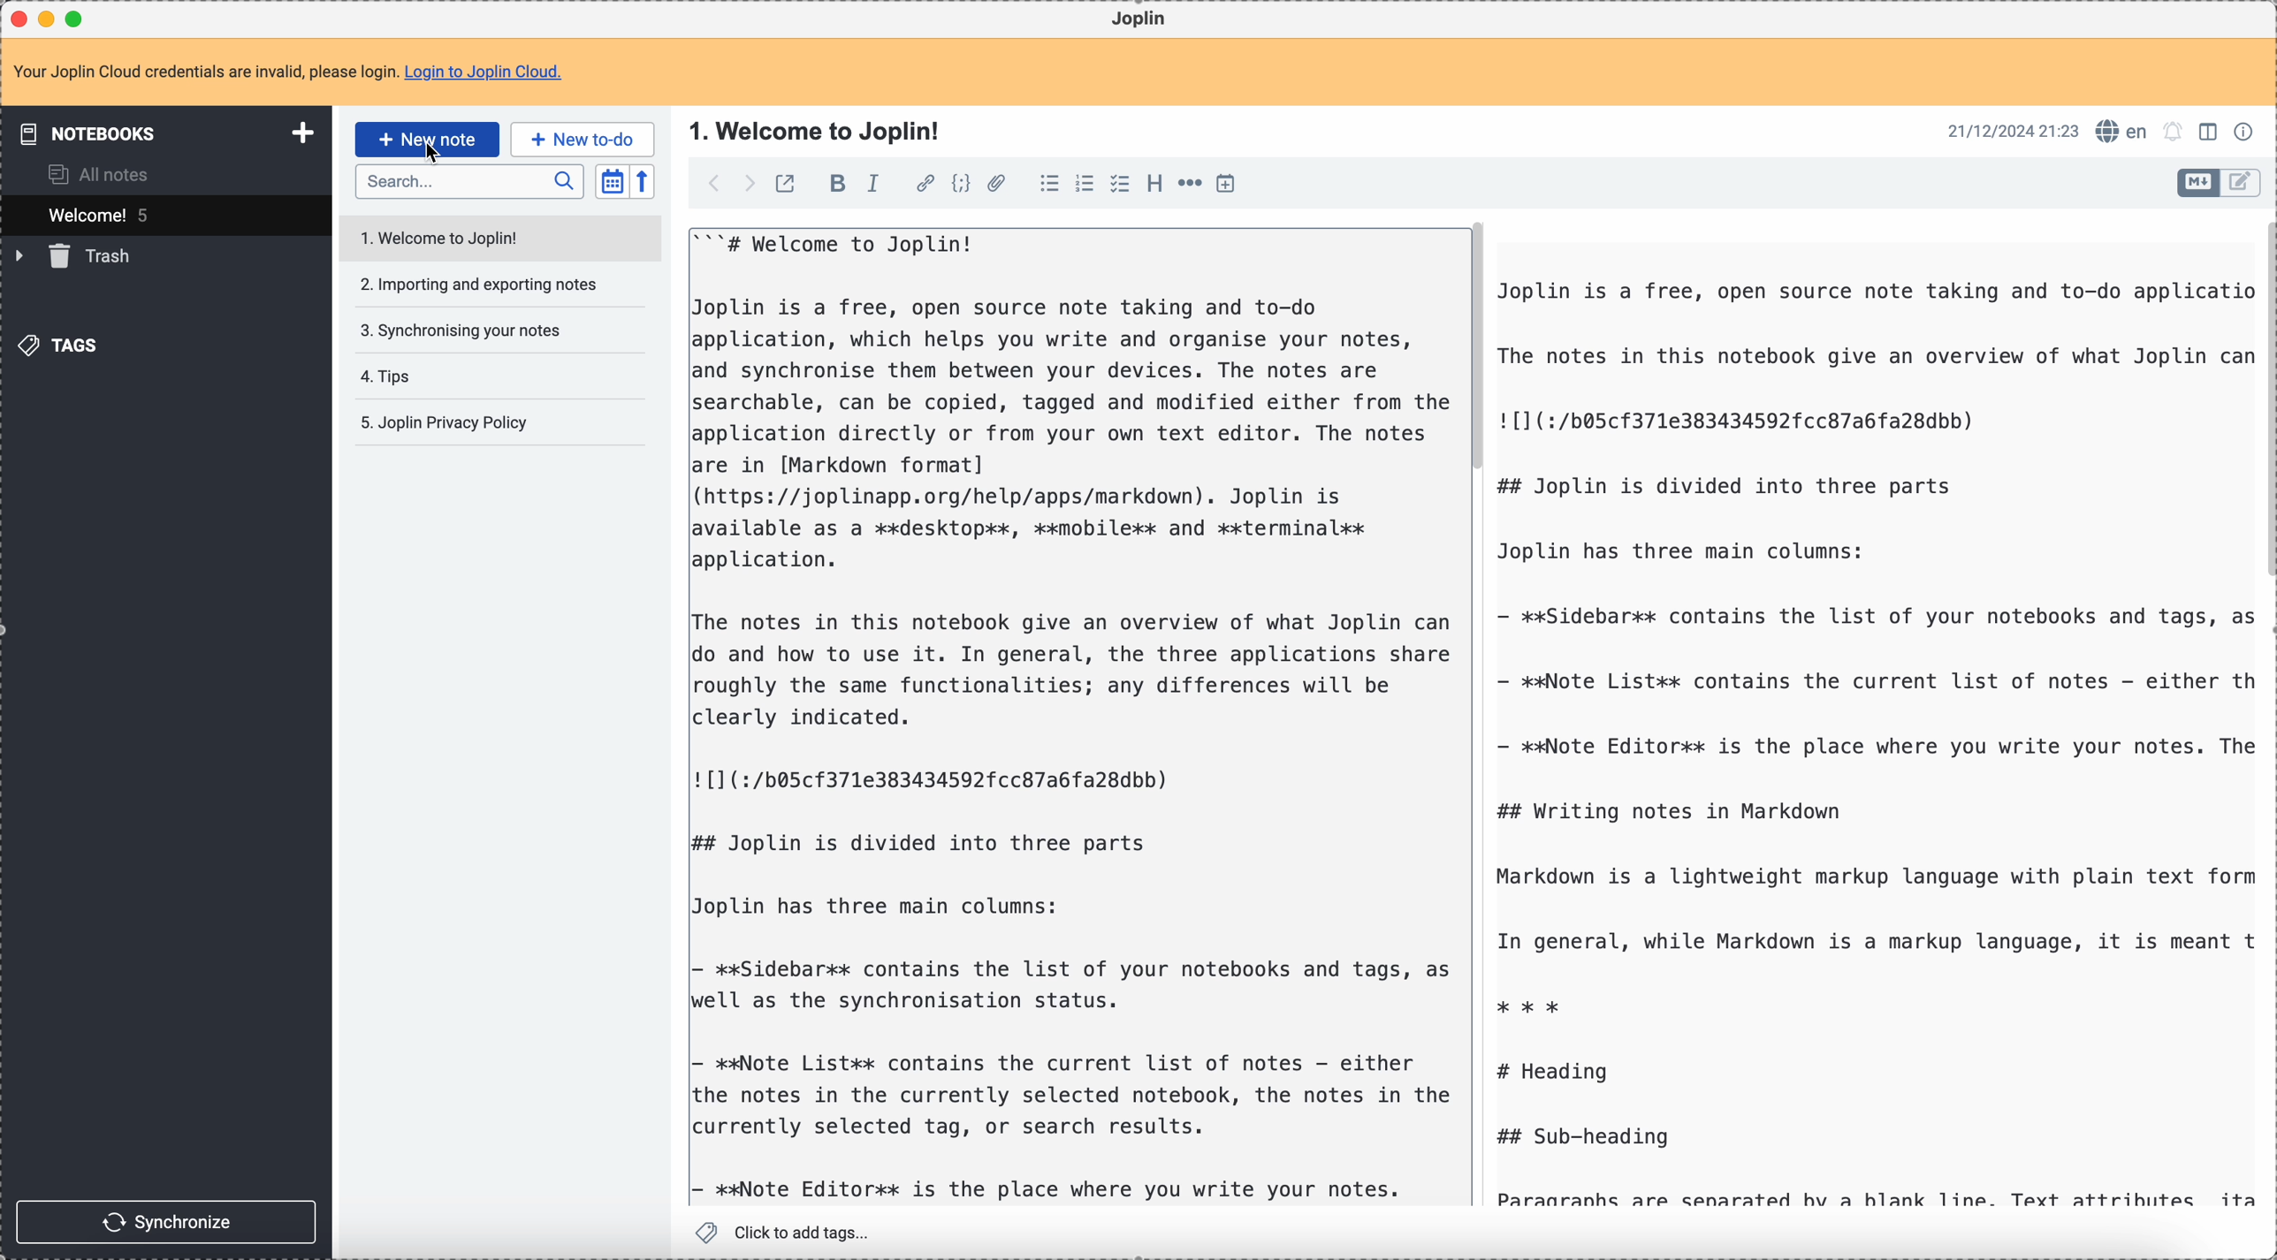 This screenshot has width=2277, height=1260. Describe the element at coordinates (2212, 134) in the screenshot. I see `toggle edit layout` at that location.